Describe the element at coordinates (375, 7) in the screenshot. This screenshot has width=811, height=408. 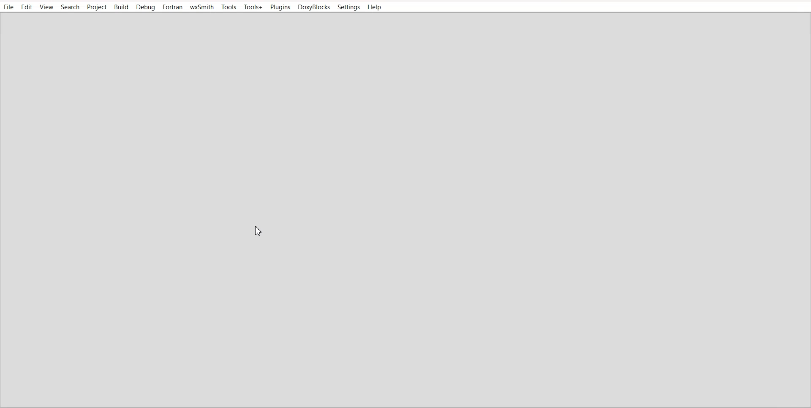
I see `Help` at that location.